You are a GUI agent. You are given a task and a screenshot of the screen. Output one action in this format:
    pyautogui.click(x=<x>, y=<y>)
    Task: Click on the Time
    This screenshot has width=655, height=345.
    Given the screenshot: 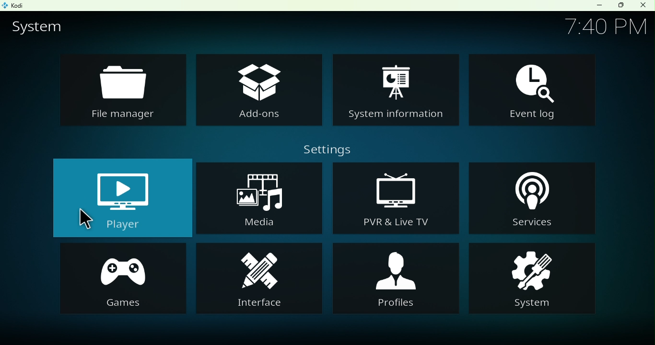 What is the action you would take?
    pyautogui.click(x=605, y=25)
    